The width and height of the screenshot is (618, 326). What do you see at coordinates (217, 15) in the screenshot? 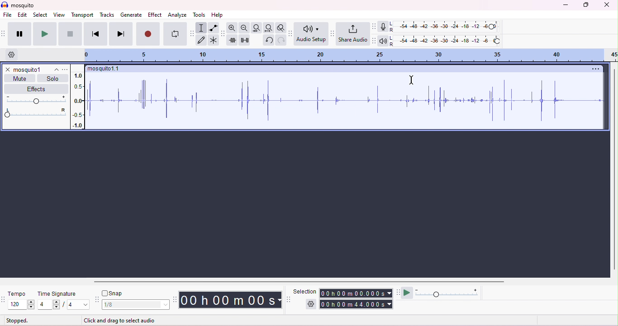
I see `help` at bounding box center [217, 15].